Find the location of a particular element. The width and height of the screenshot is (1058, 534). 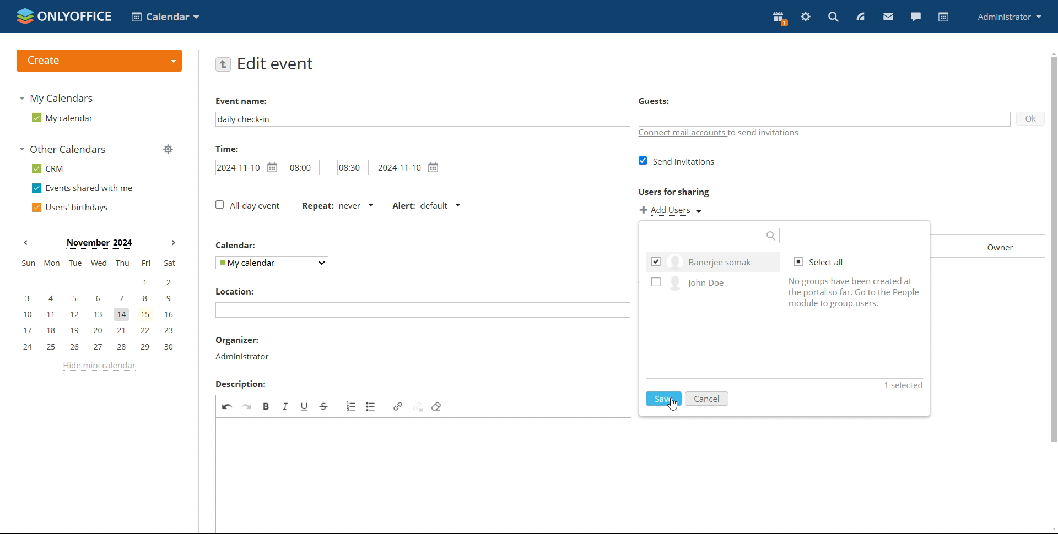

description is located at coordinates (240, 384).